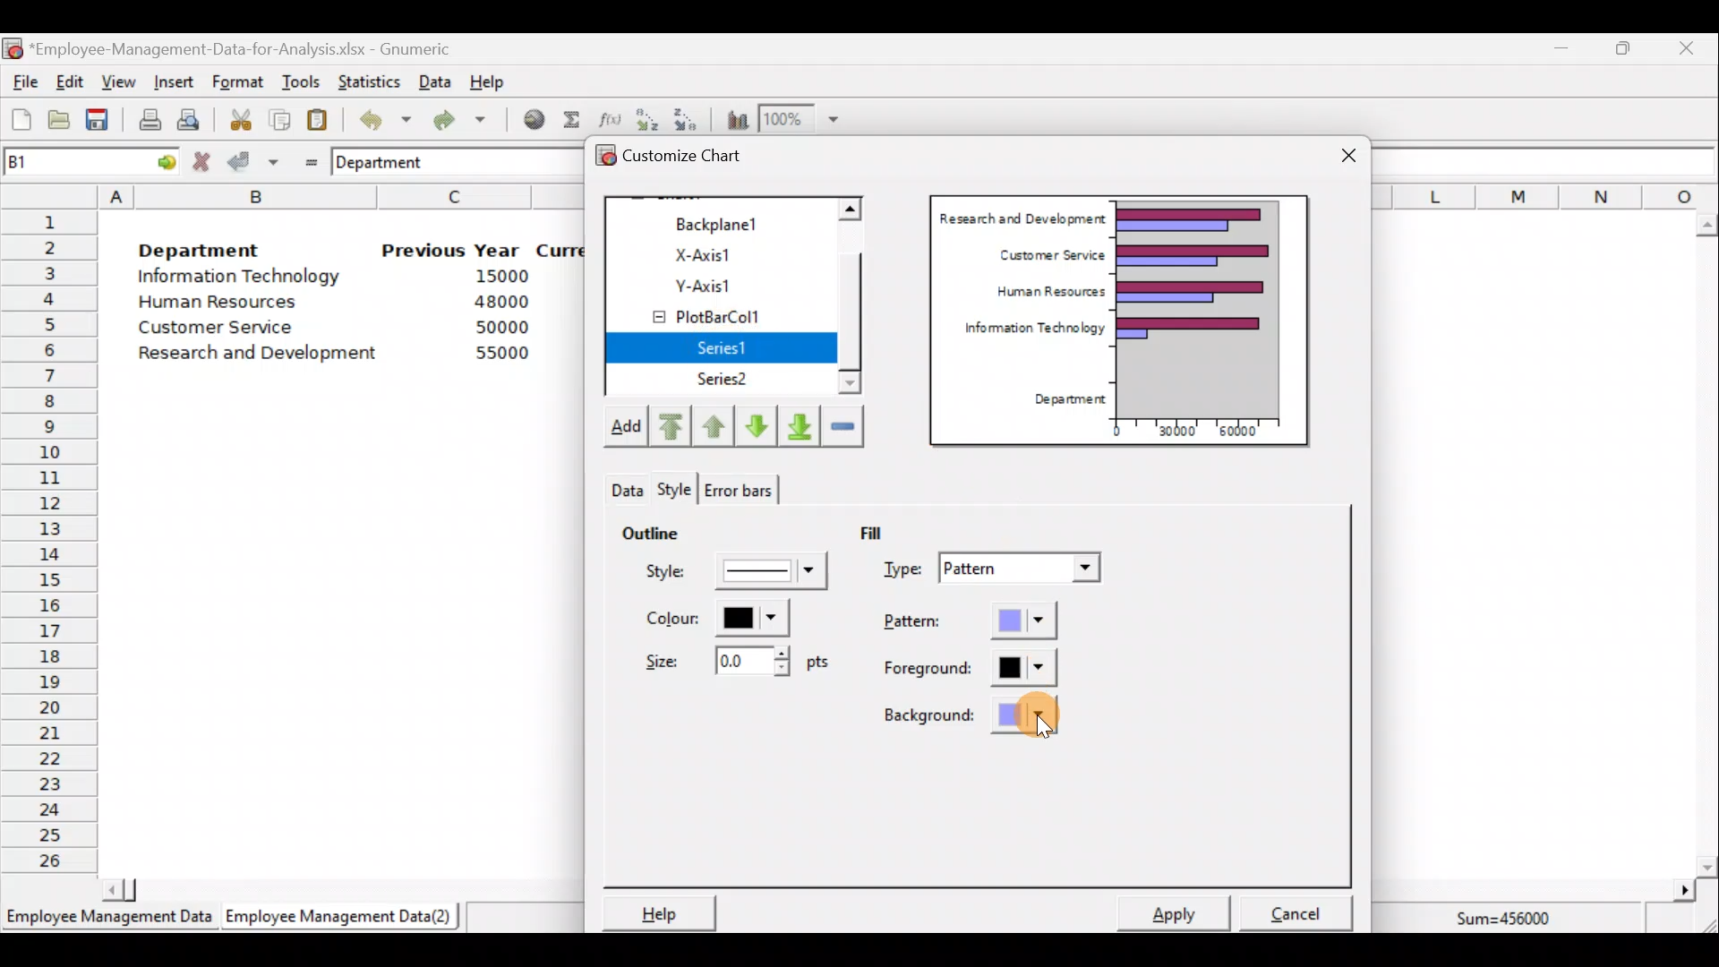  Describe the element at coordinates (732, 348) in the screenshot. I see `Series1` at that location.